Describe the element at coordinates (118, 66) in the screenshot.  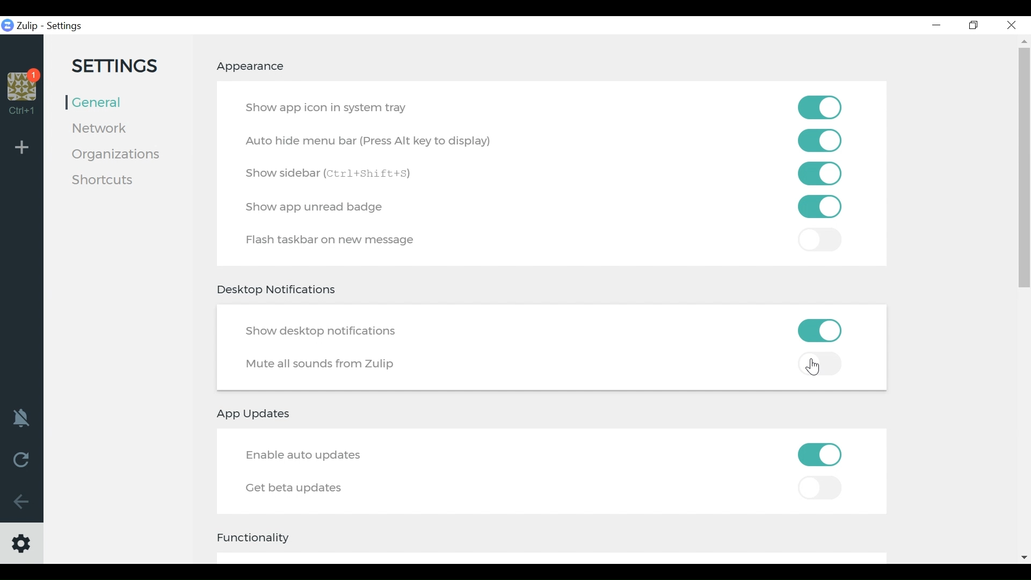
I see `Settings` at that location.